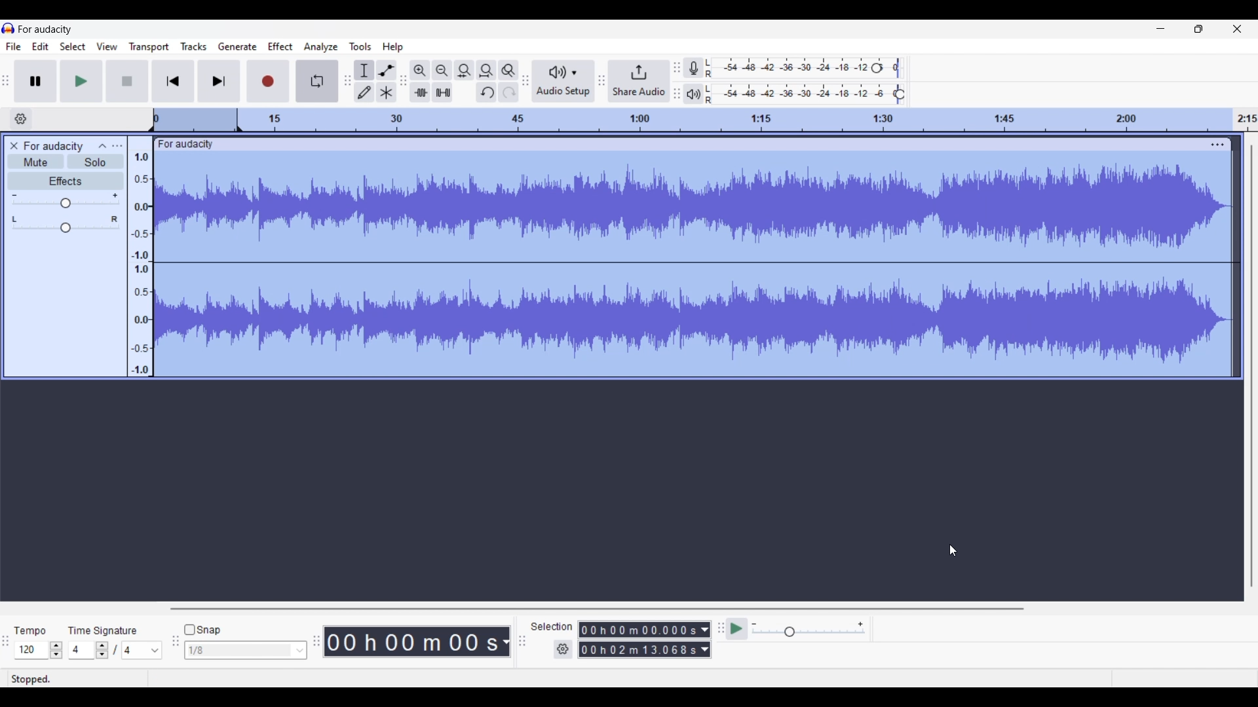 The height and width of the screenshot is (707, 1258). What do you see at coordinates (83, 651) in the screenshot?
I see `Type in time signature` at bounding box center [83, 651].